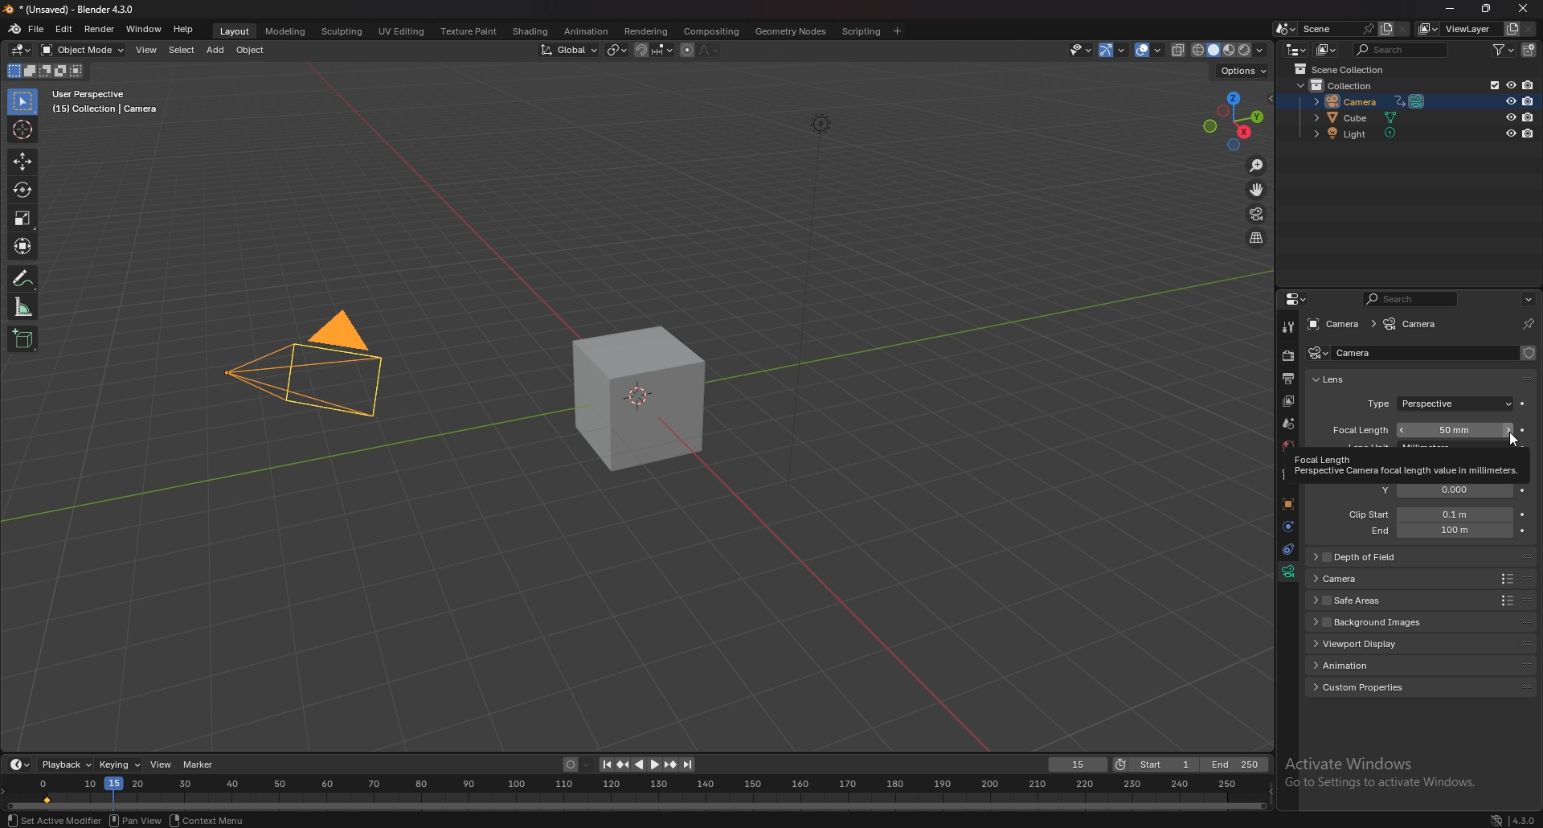 This screenshot has width=1543, height=828. I want to click on blender, so click(16, 29).